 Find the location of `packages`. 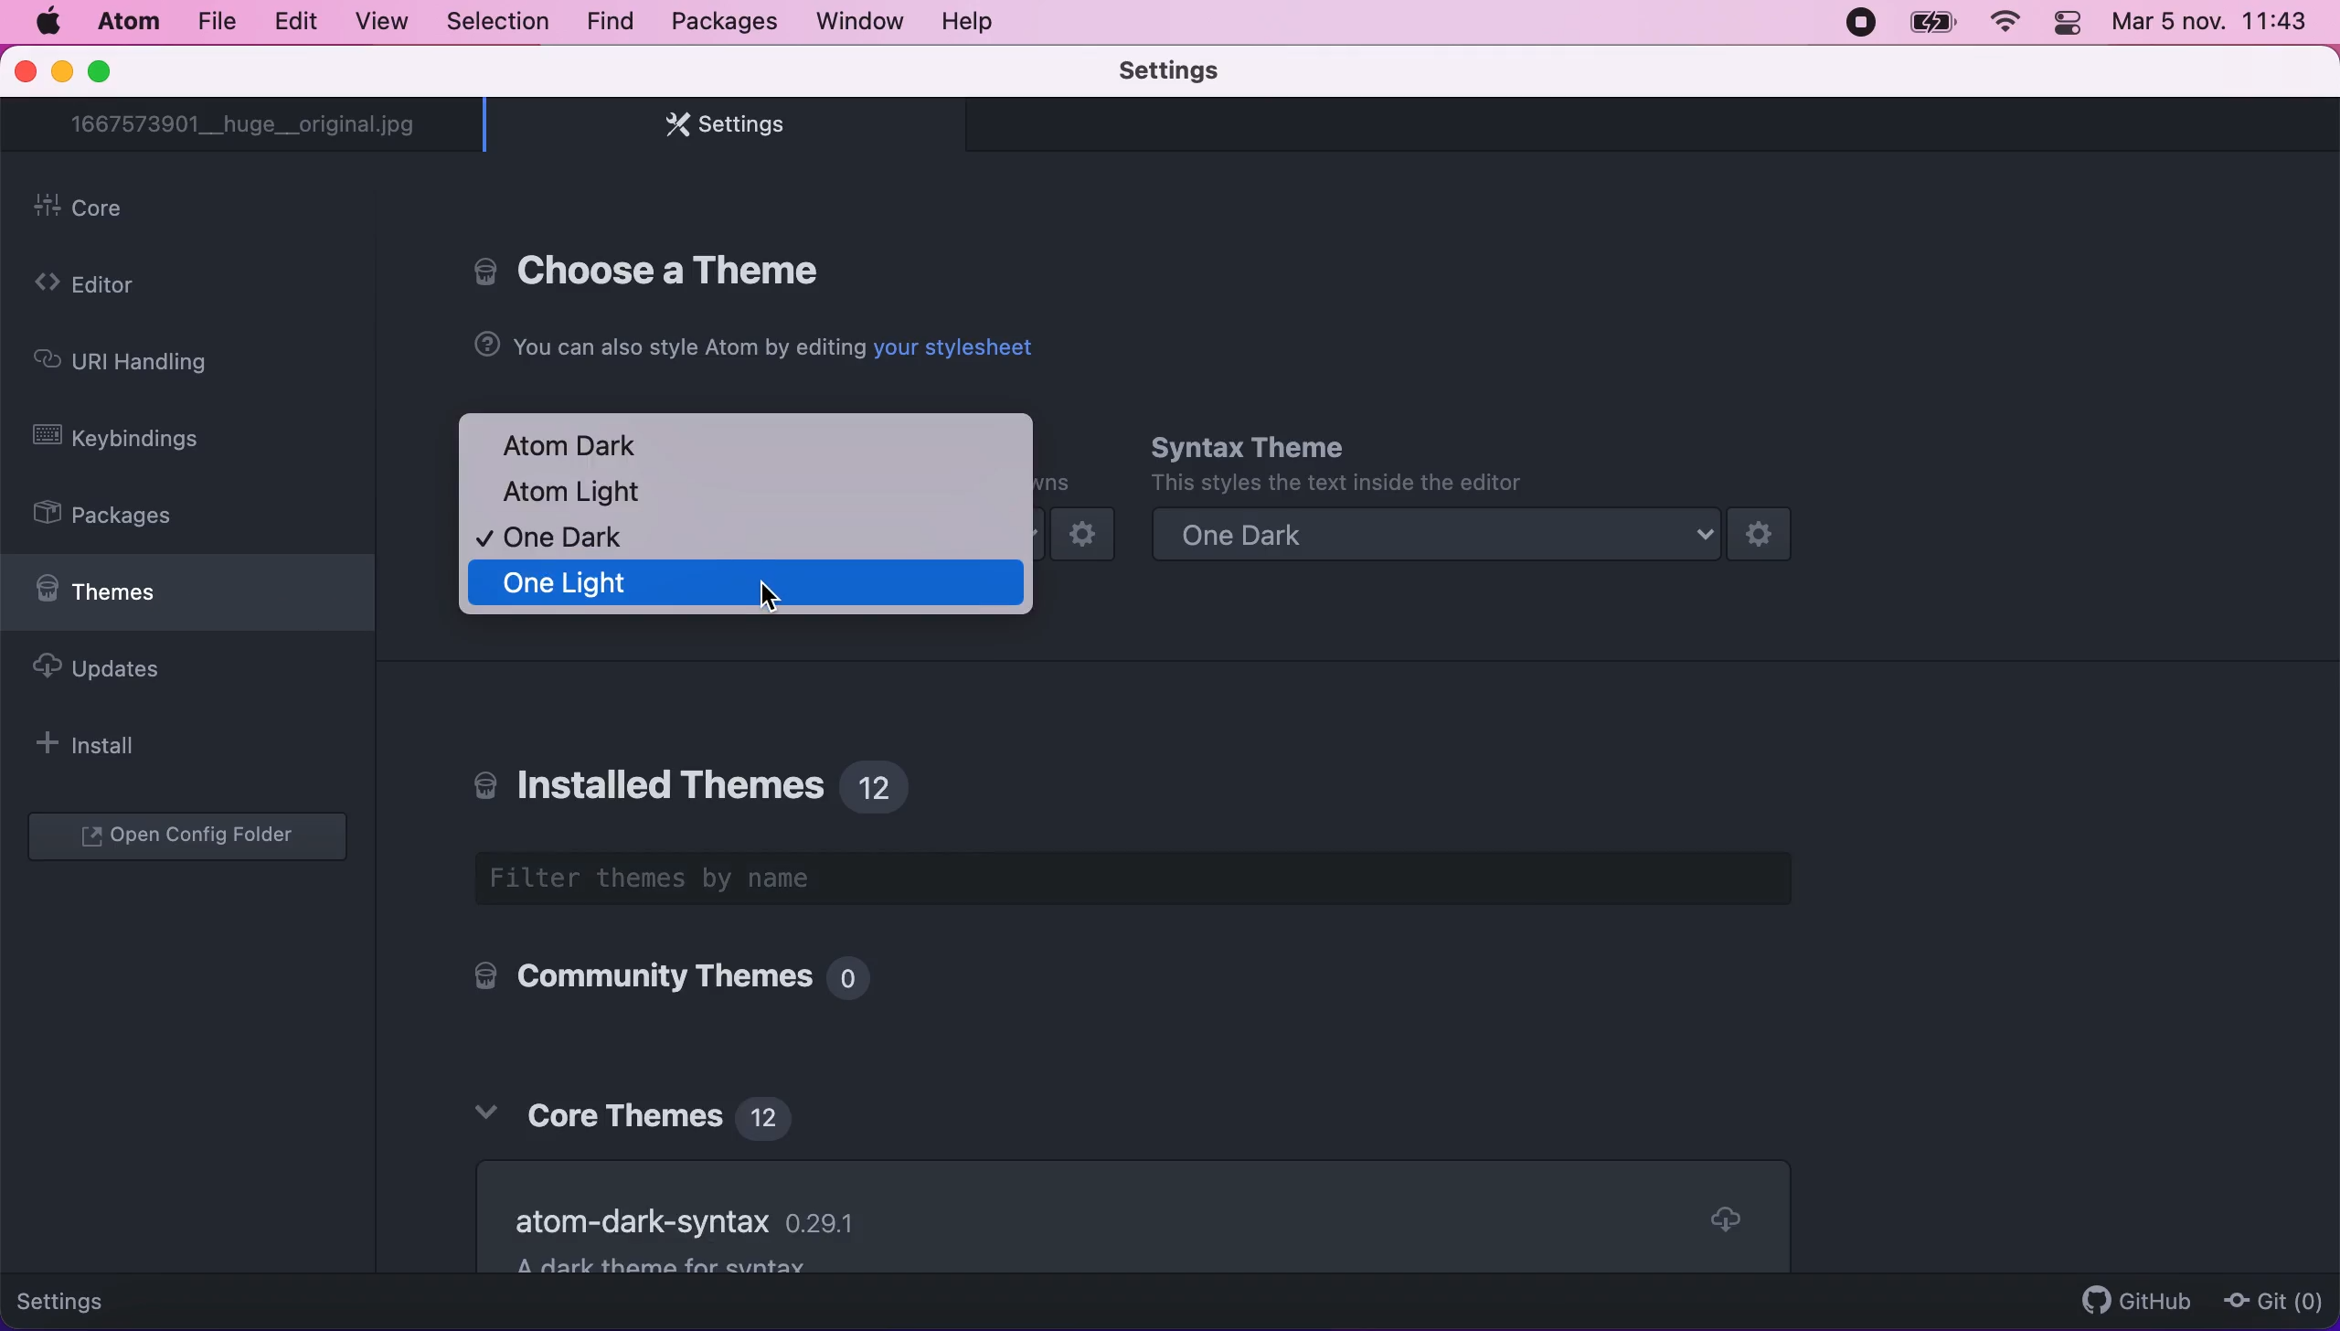

packages is located at coordinates (129, 517).